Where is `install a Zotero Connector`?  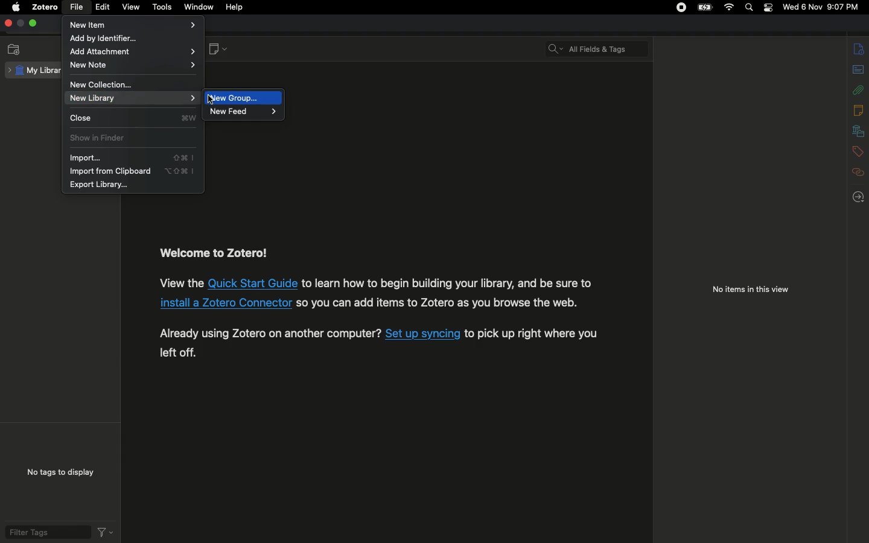
install a Zotero Connector is located at coordinates (225, 303).